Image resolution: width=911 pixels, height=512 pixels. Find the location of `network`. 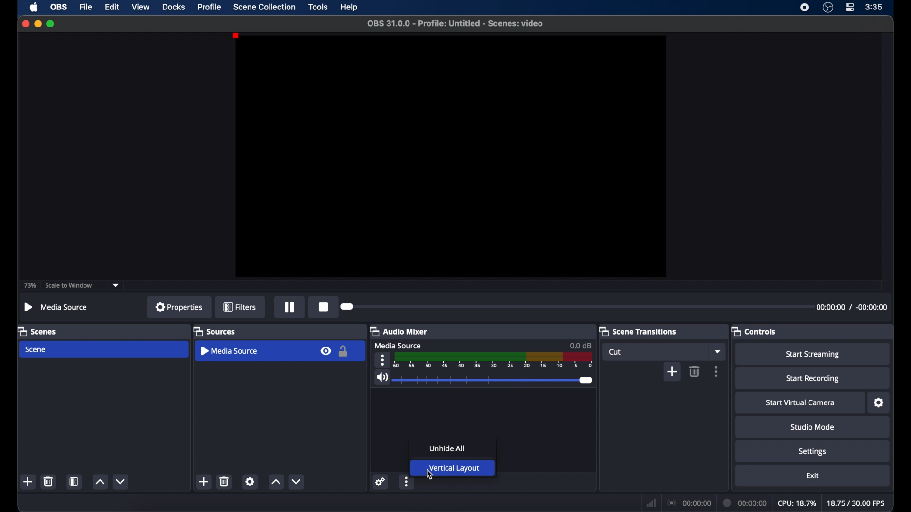

network is located at coordinates (650, 502).